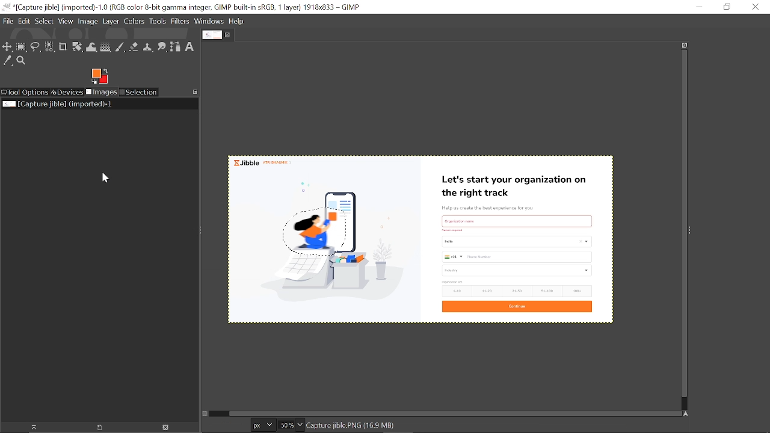 This screenshot has height=433, width=770. What do you see at coordinates (183, 7) in the screenshot?
I see `Current window` at bounding box center [183, 7].